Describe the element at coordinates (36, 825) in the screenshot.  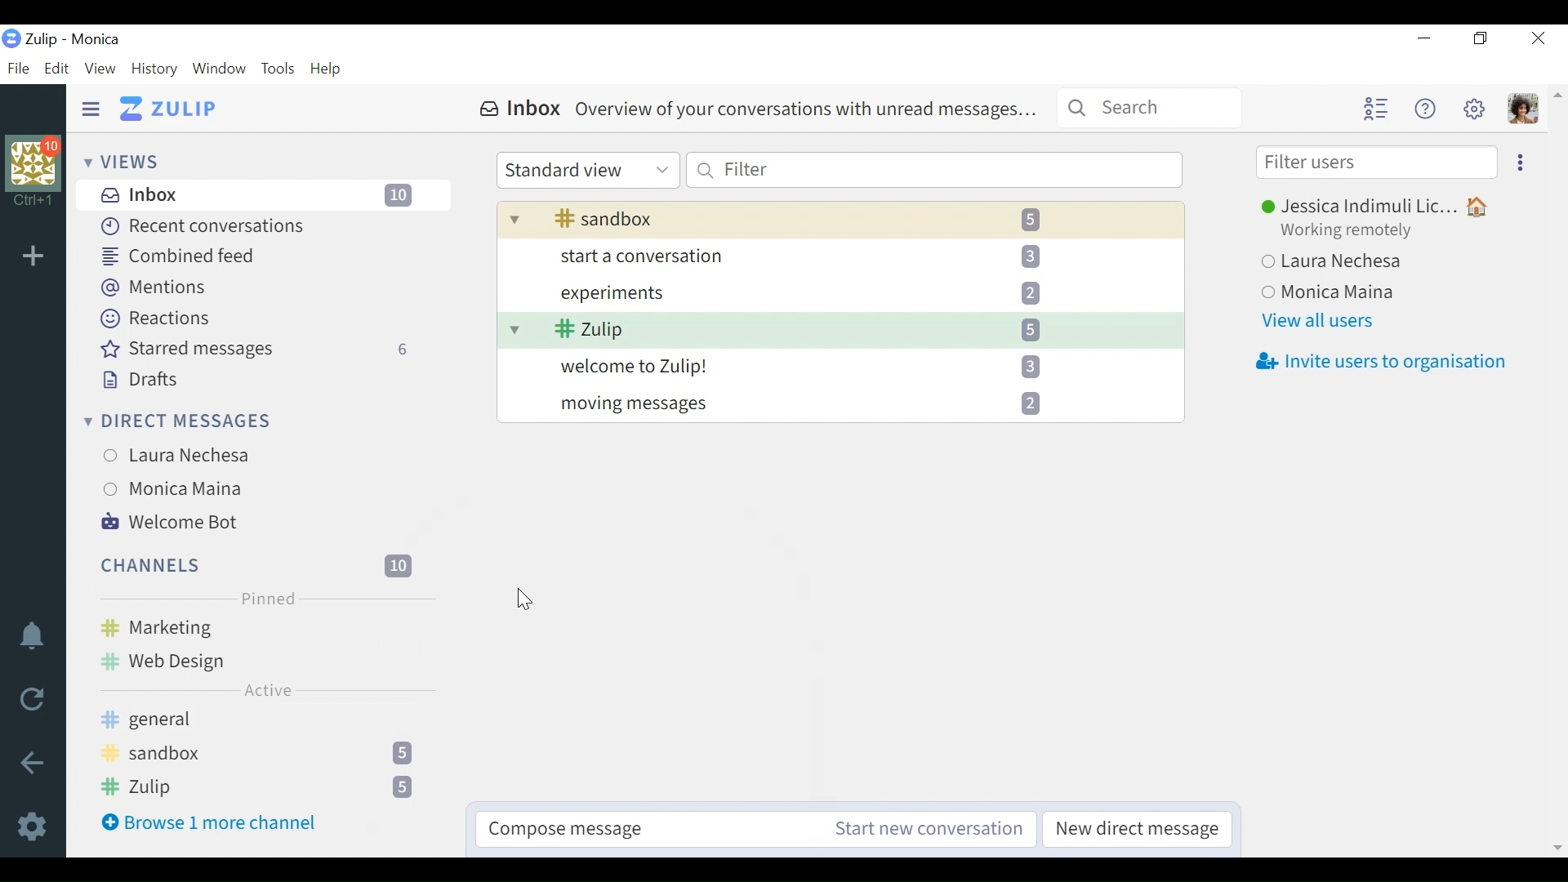
I see `Settings` at that location.